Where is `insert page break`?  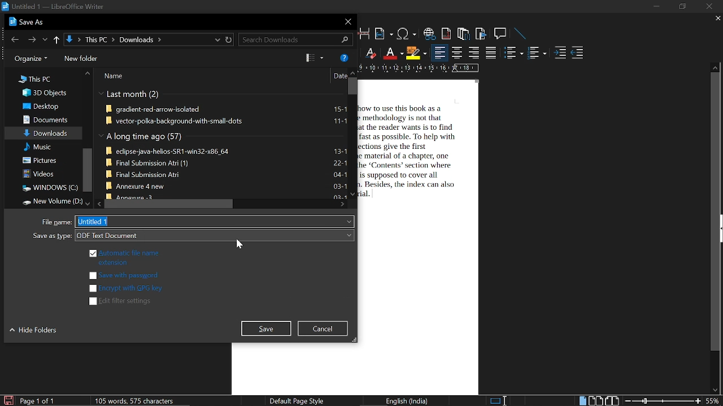
insert page break is located at coordinates (365, 33).